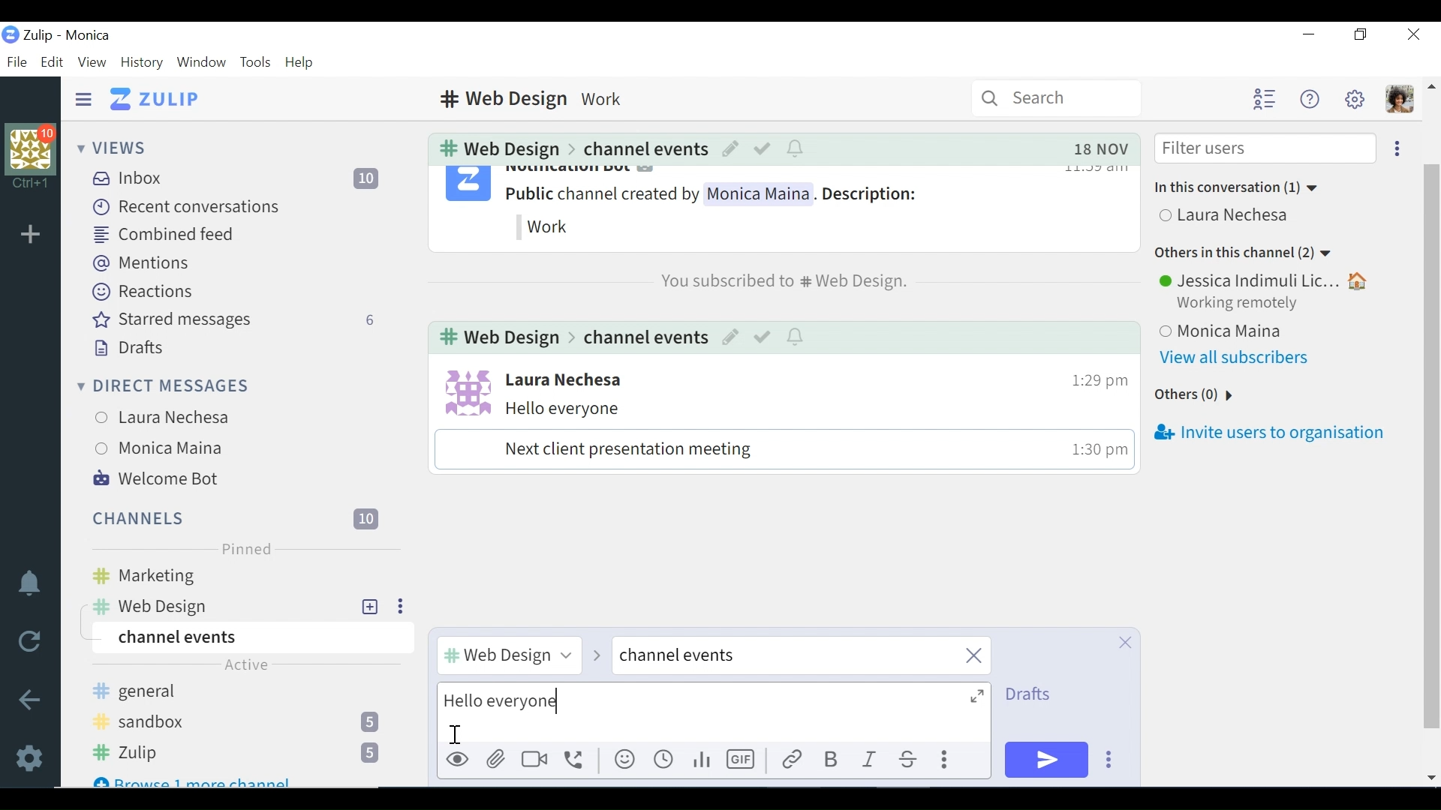 The image size is (1441, 810). Describe the element at coordinates (233, 517) in the screenshot. I see `Channels menu` at that location.